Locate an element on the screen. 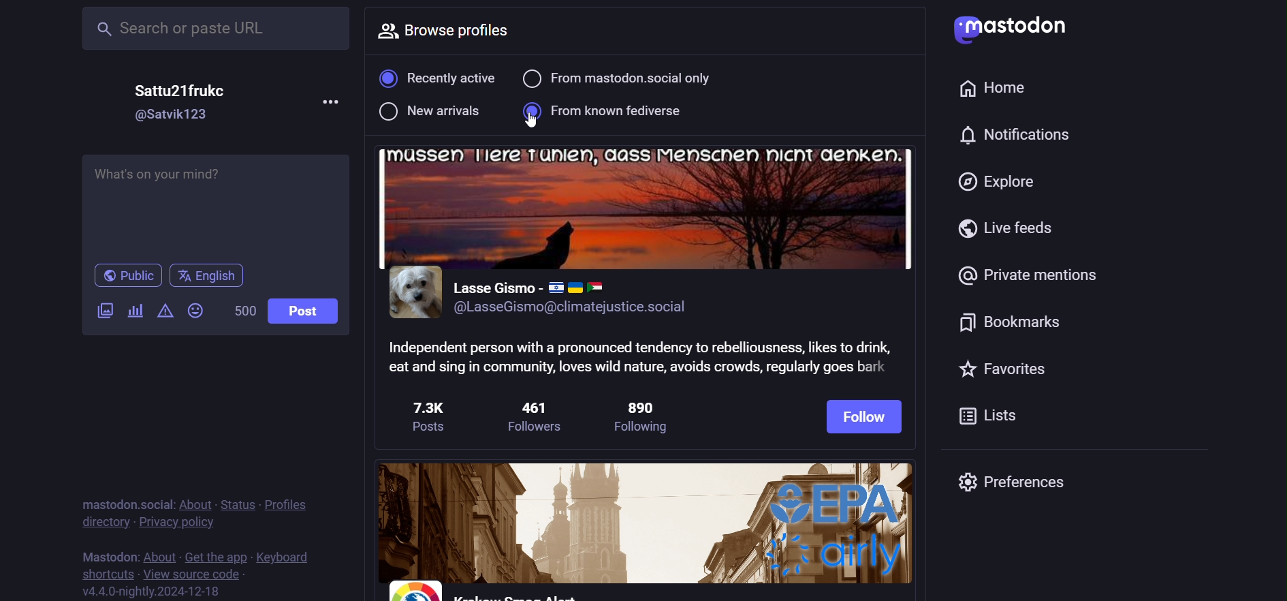 The image size is (1287, 601). What's on your mind? is located at coordinates (212, 204).